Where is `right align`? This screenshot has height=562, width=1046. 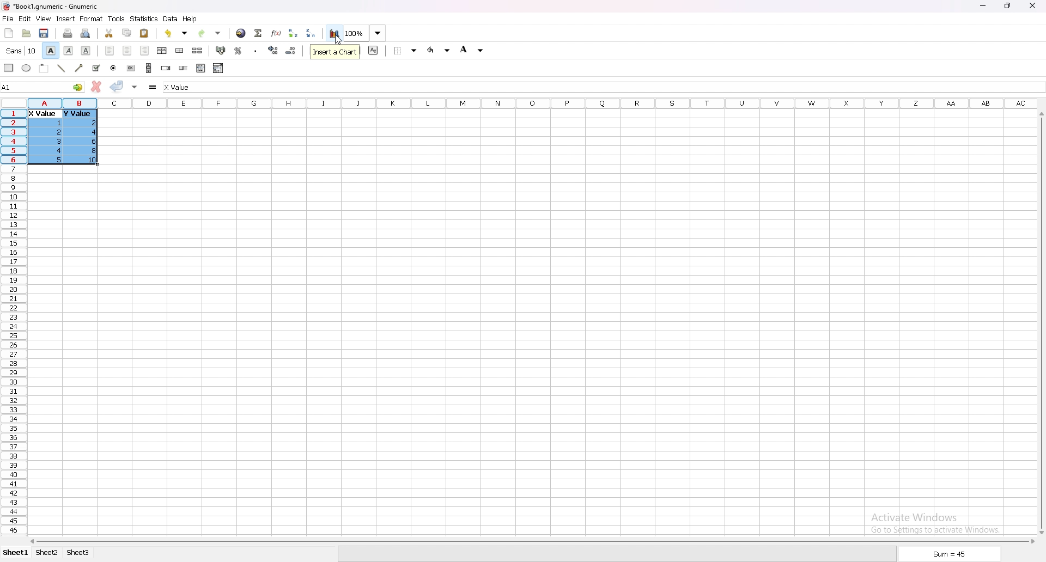 right align is located at coordinates (144, 51).